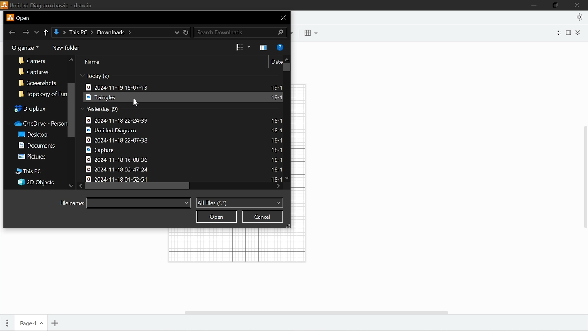  I want to click on Name, so click(93, 62).